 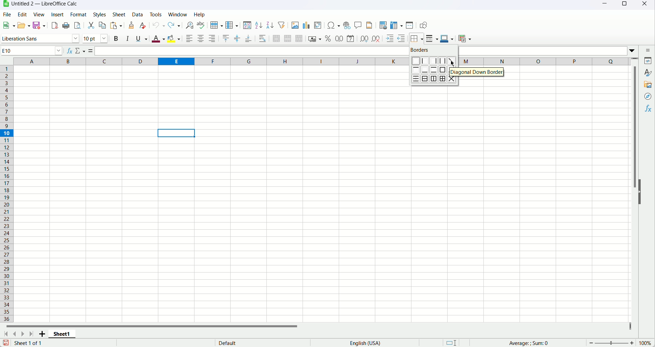 I want to click on Close, so click(x=645, y=5).